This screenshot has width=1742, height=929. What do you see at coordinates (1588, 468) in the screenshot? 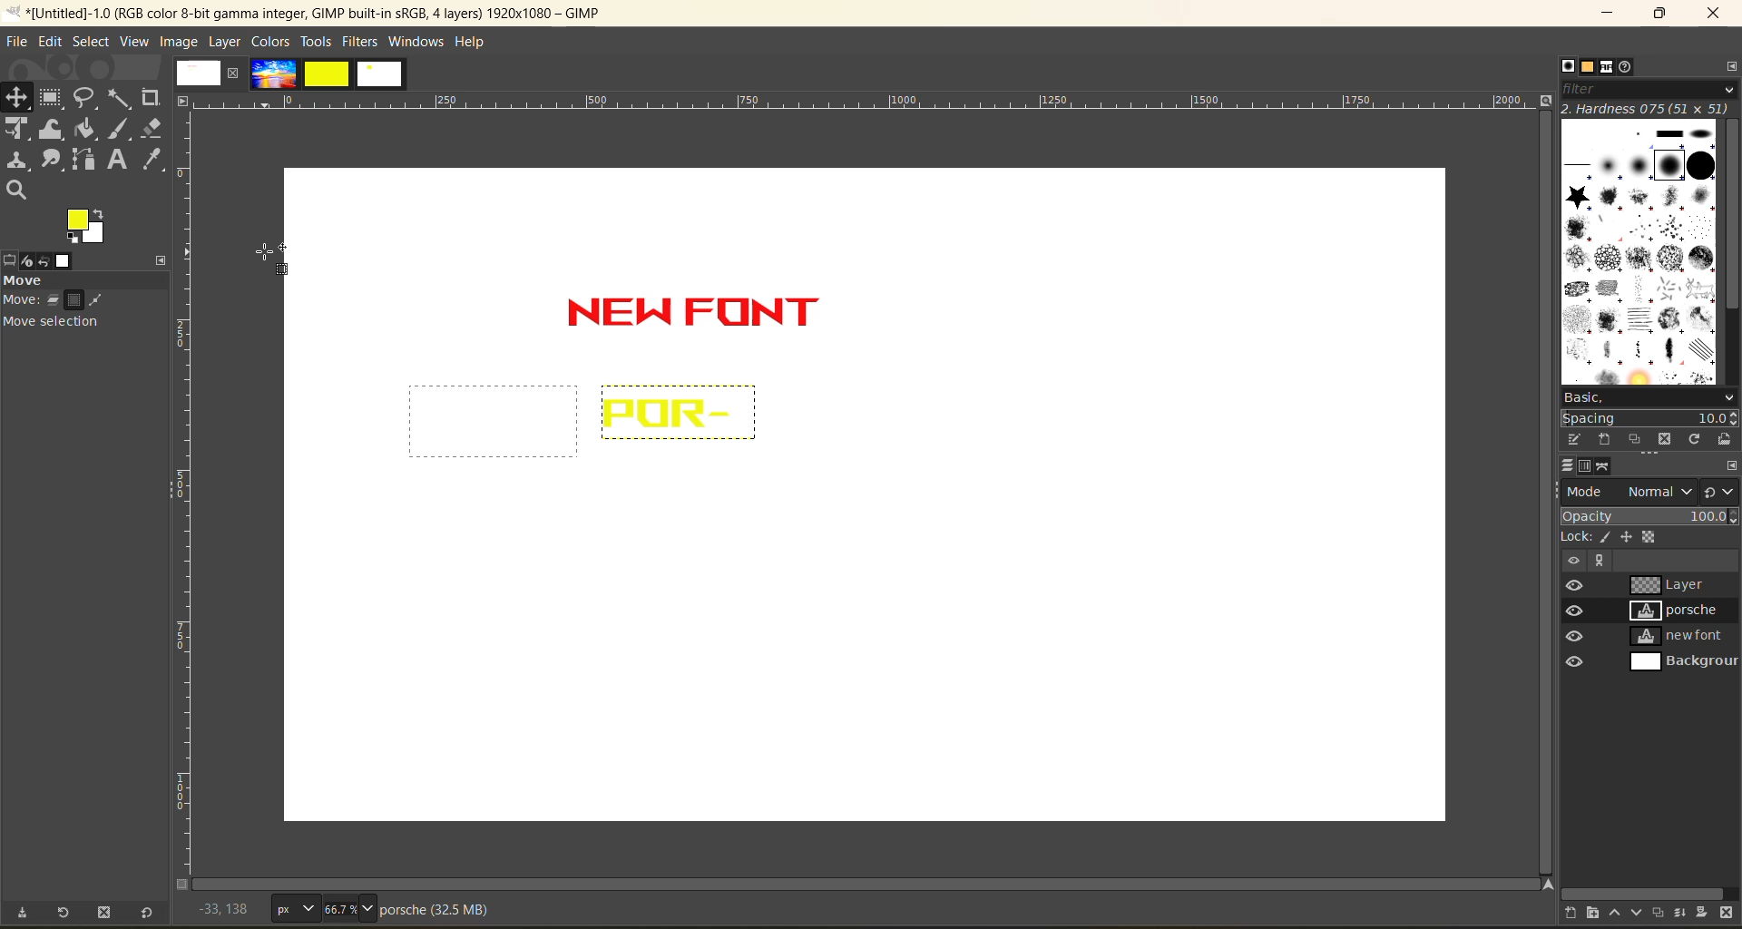
I see `channels` at bounding box center [1588, 468].